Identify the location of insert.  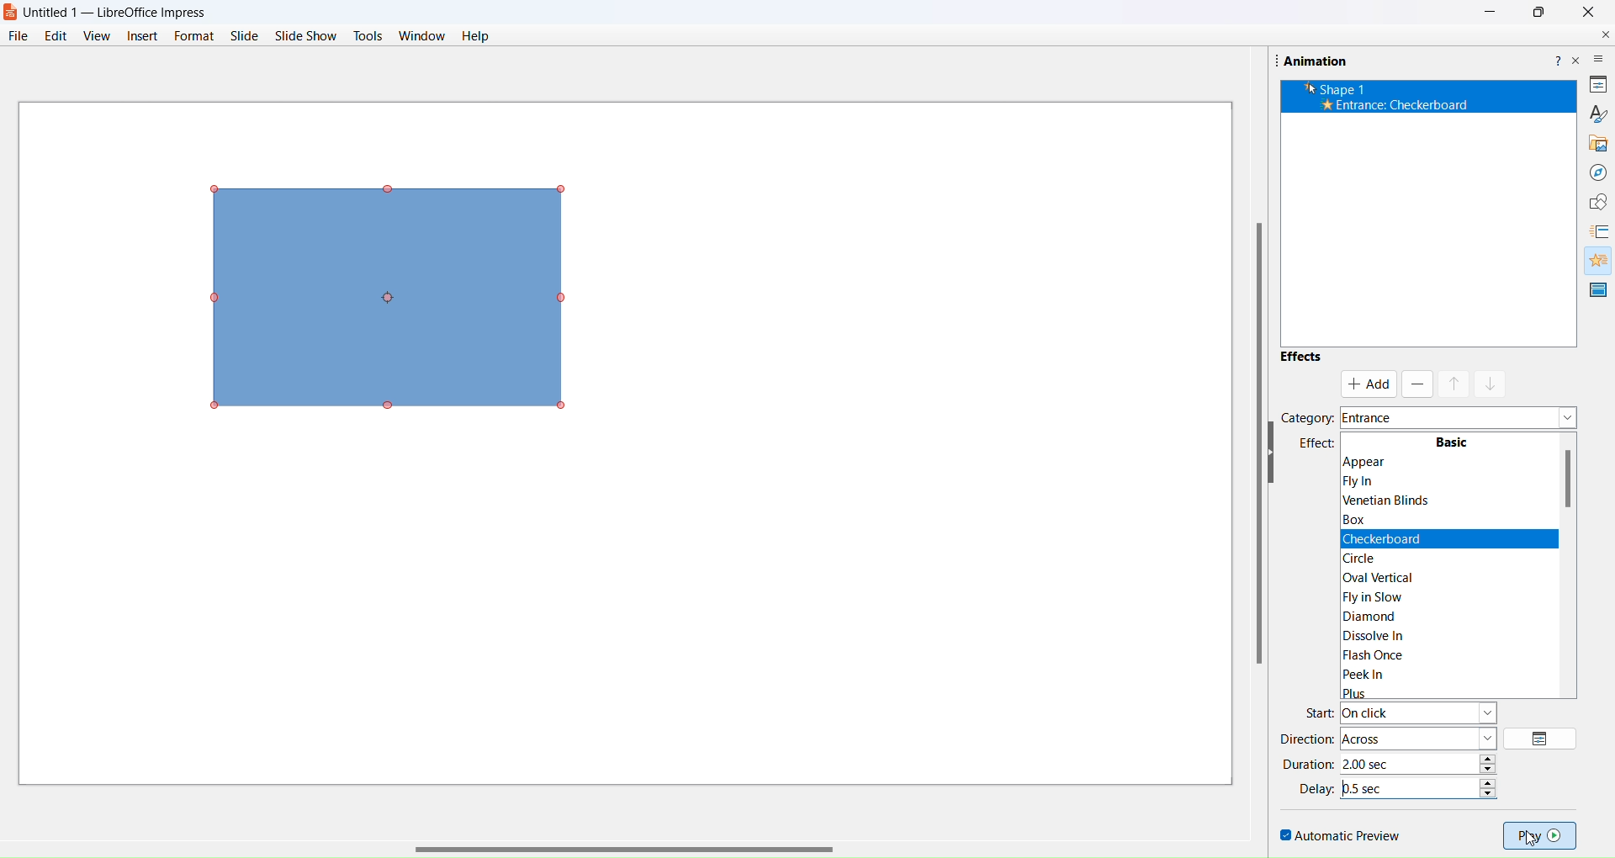
(142, 34).